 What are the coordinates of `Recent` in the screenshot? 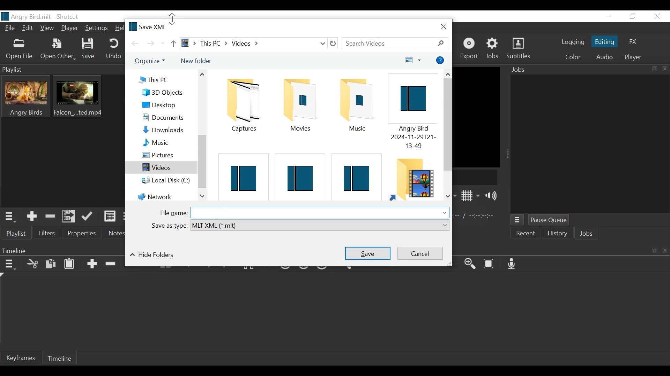 It's located at (527, 234).